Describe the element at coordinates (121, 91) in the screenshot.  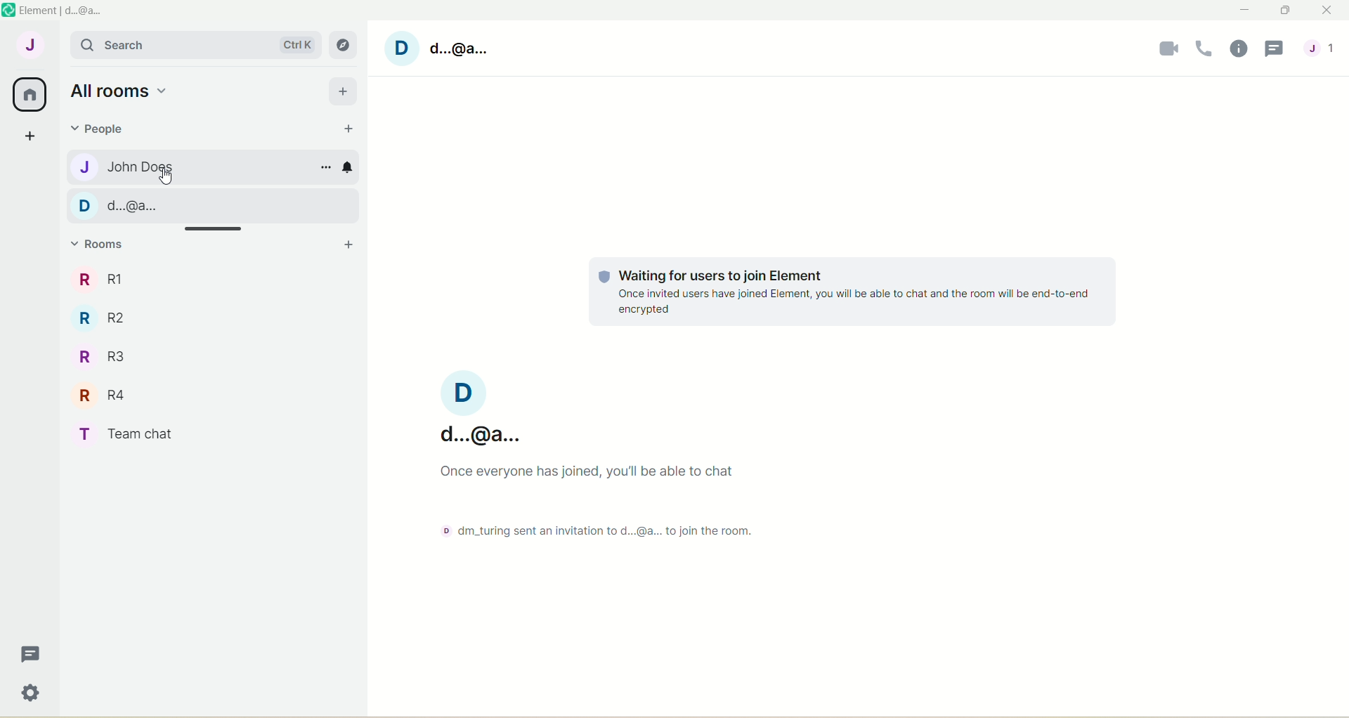
I see `all rooms` at that location.